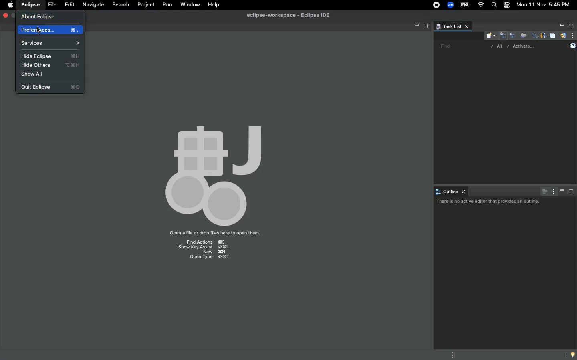 This screenshot has width=577, height=360. Describe the element at coordinates (553, 191) in the screenshot. I see `View menu` at that location.